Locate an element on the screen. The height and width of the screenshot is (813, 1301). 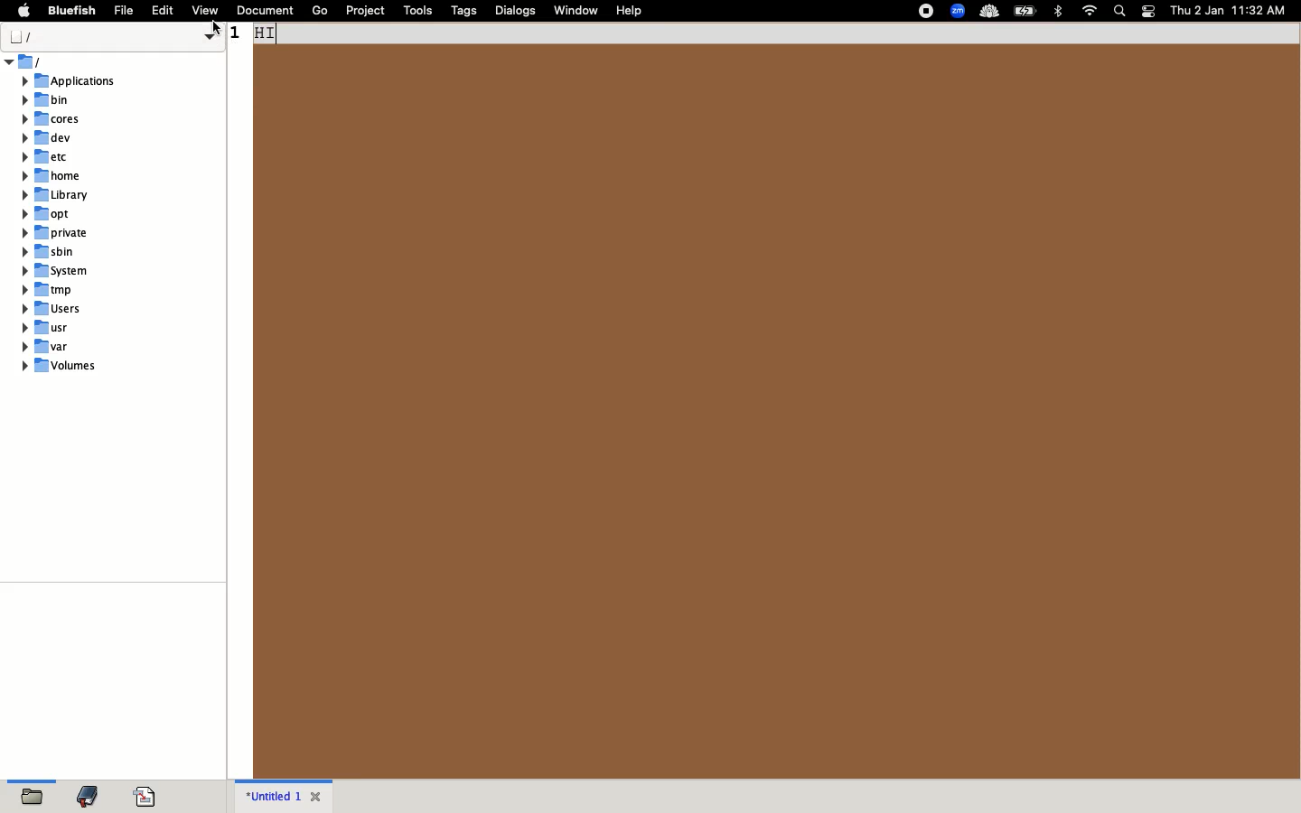
document is located at coordinates (267, 11).